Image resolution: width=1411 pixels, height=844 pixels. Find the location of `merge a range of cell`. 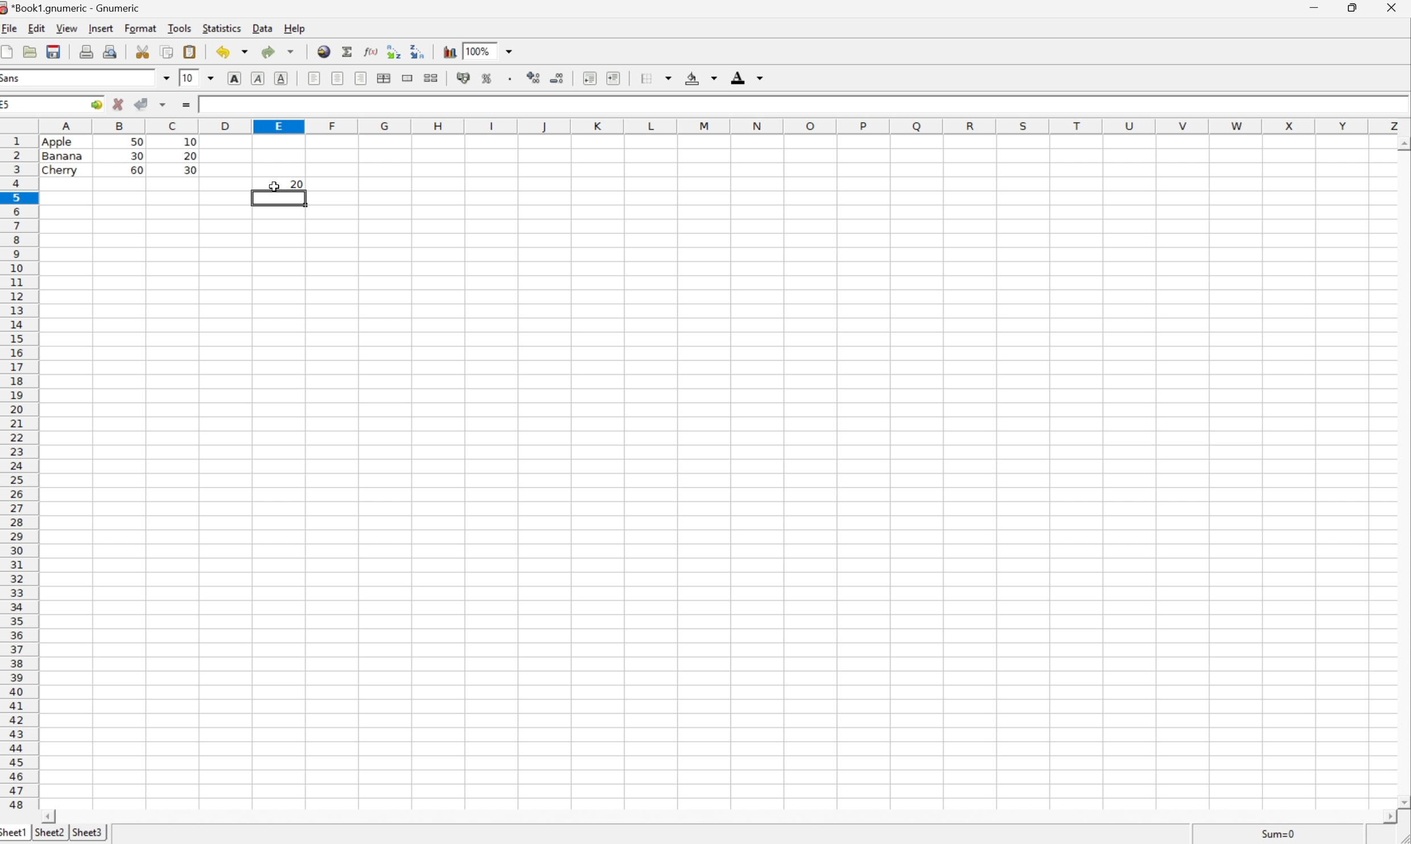

merge a range of cell is located at coordinates (408, 77).